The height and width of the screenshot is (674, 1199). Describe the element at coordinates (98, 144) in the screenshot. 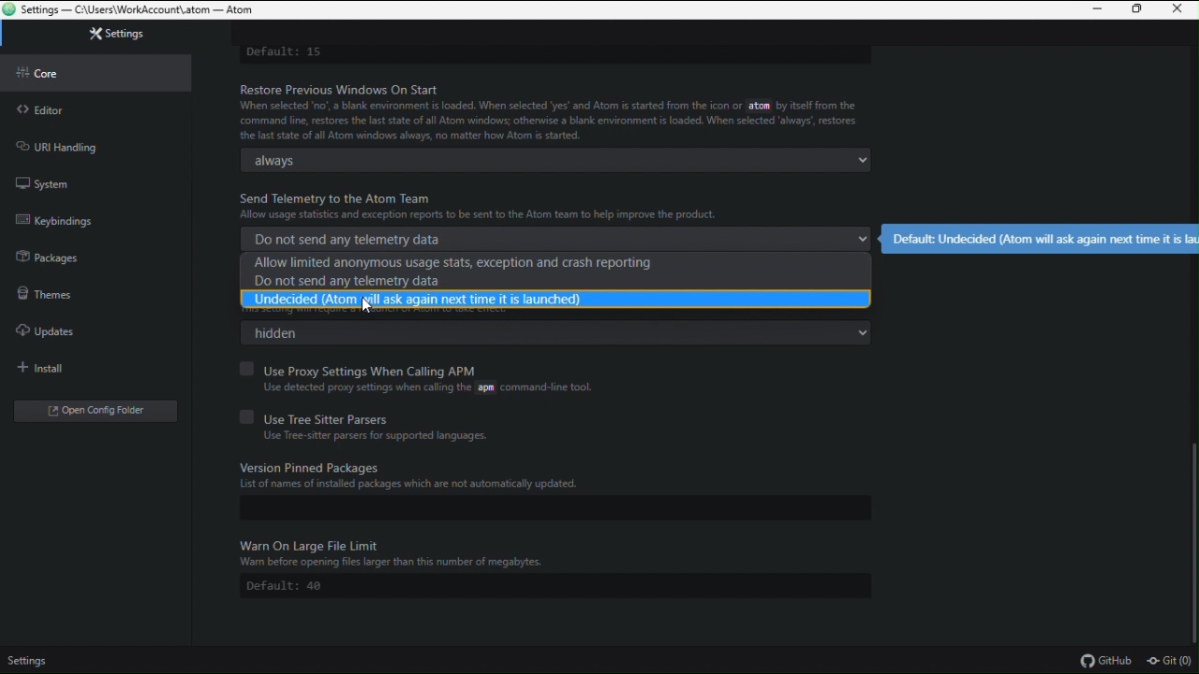

I see `url handling` at that location.